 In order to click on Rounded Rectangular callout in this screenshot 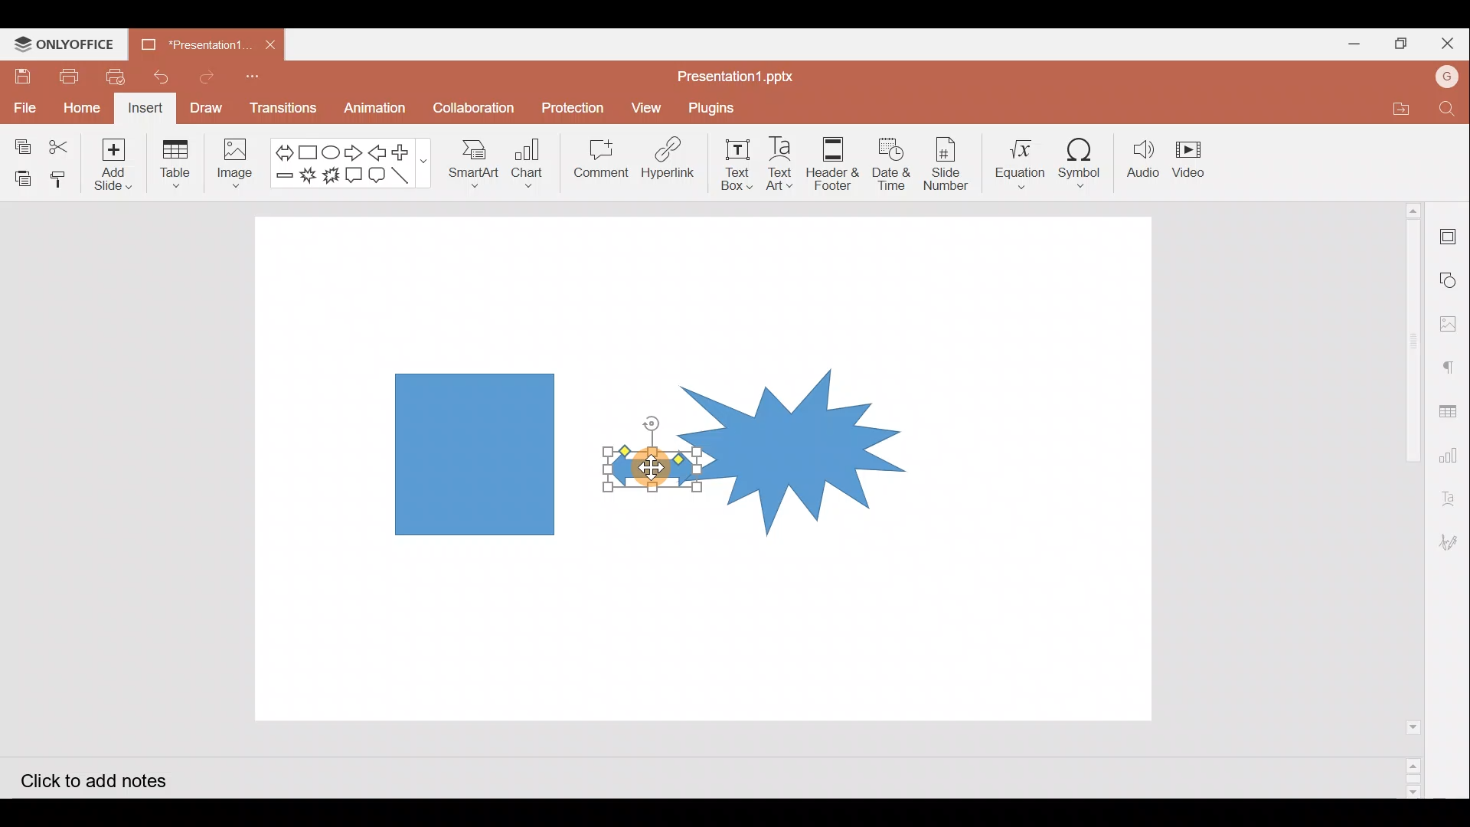, I will do `click(380, 173)`.